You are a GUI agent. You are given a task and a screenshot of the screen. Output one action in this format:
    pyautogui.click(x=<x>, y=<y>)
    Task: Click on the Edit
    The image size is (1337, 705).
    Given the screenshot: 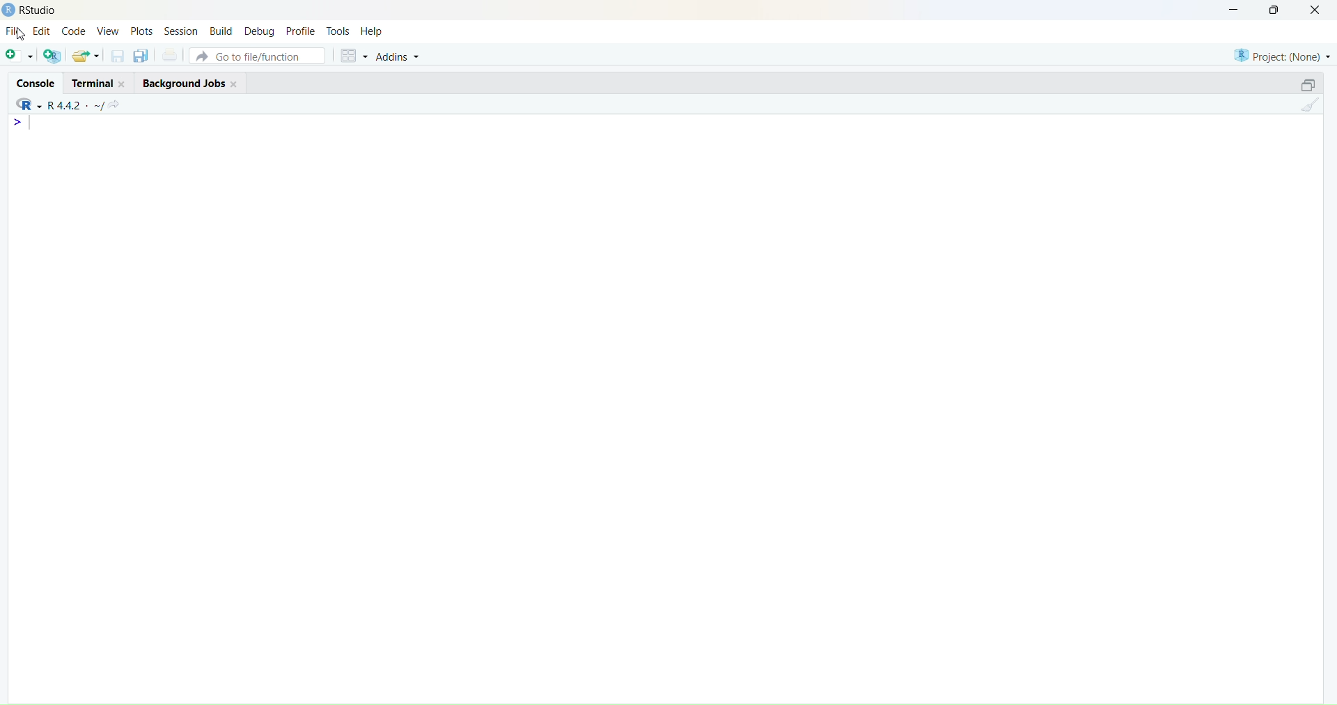 What is the action you would take?
    pyautogui.click(x=42, y=32)
    